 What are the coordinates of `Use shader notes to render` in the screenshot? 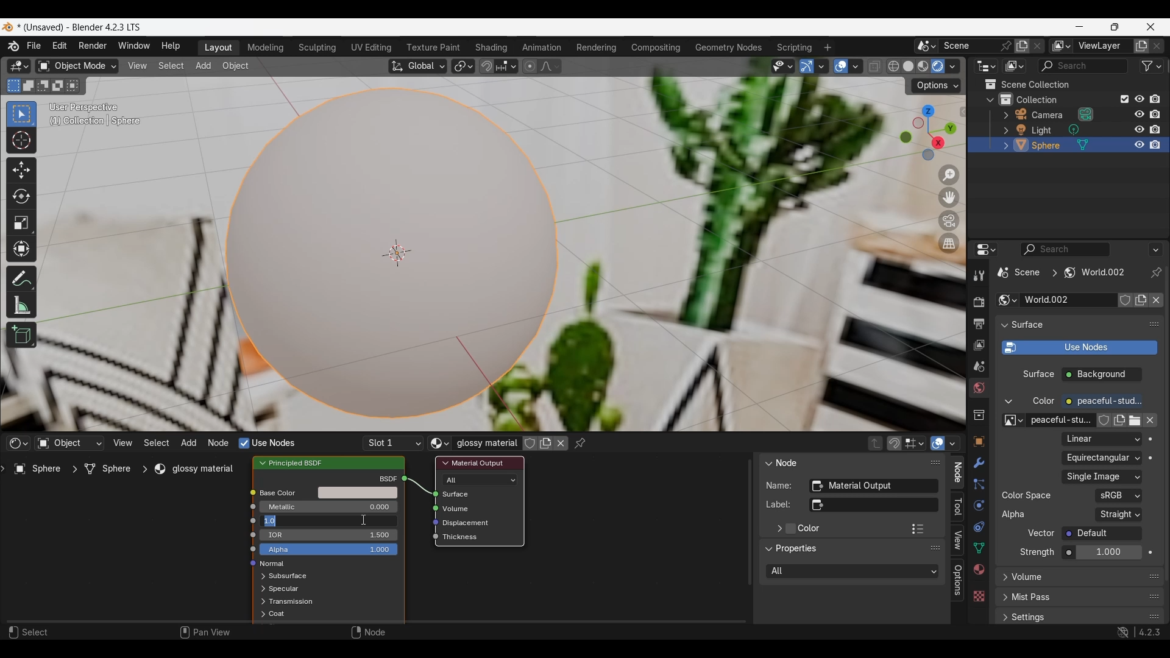 It's located at (1079, 348).